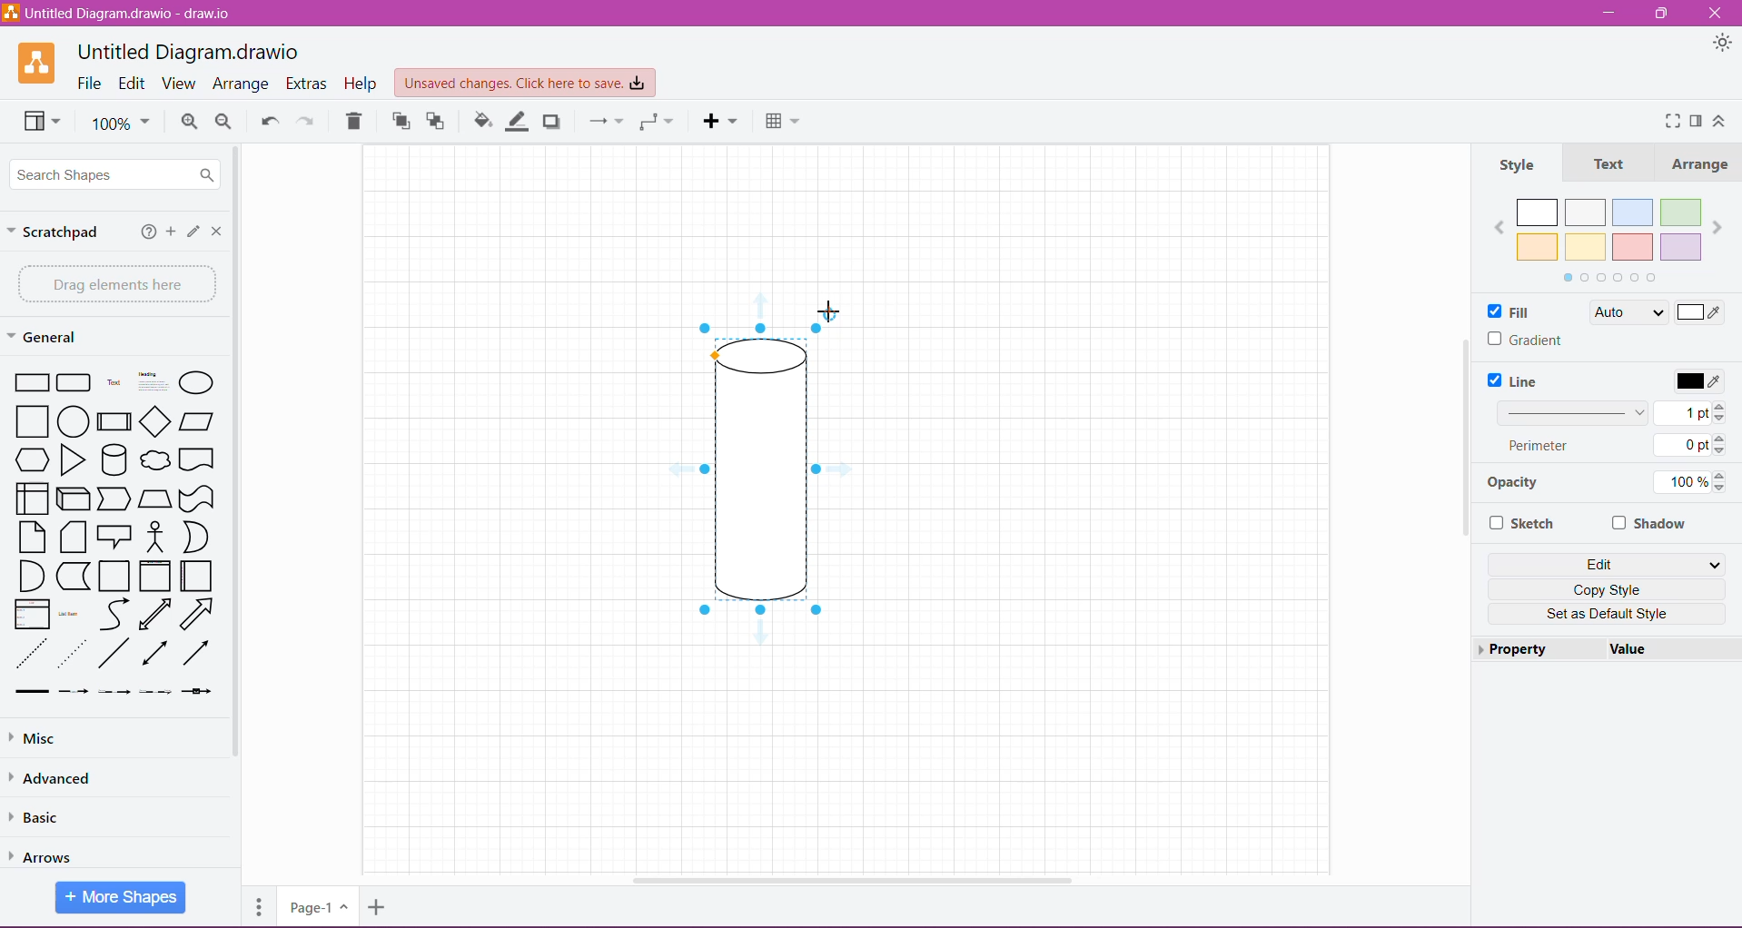 The height and width of the screenshot is (928, 1742). Describe the element at coordinates (1611, 447) in the screenshot. I see `Set Line Perimeter` at that location.